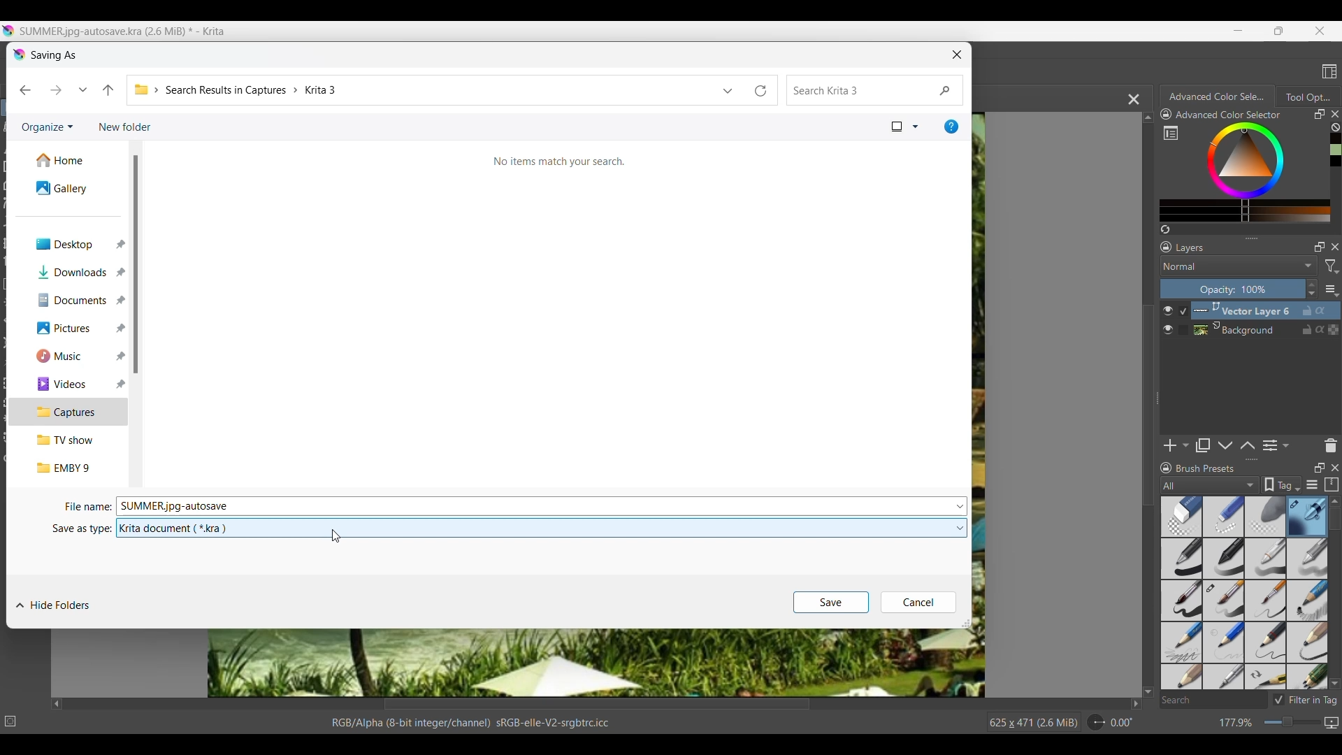 The image size is (1342, 755). What do you see at coordinates (1166, 468) in the screenshot?
I see `Lock Brush presets panel` at bounding box center [1166, 468].